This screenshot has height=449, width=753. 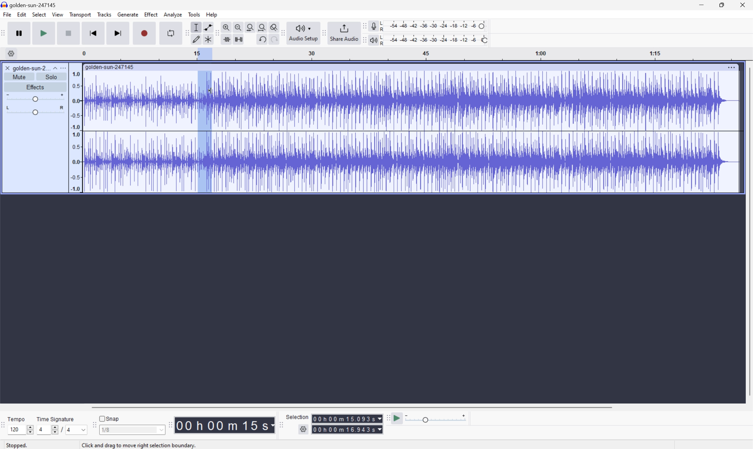 What do you see at coordinates (104, 14) in the screenshot?
I see `Tracks` at bounding box center [104, 14].